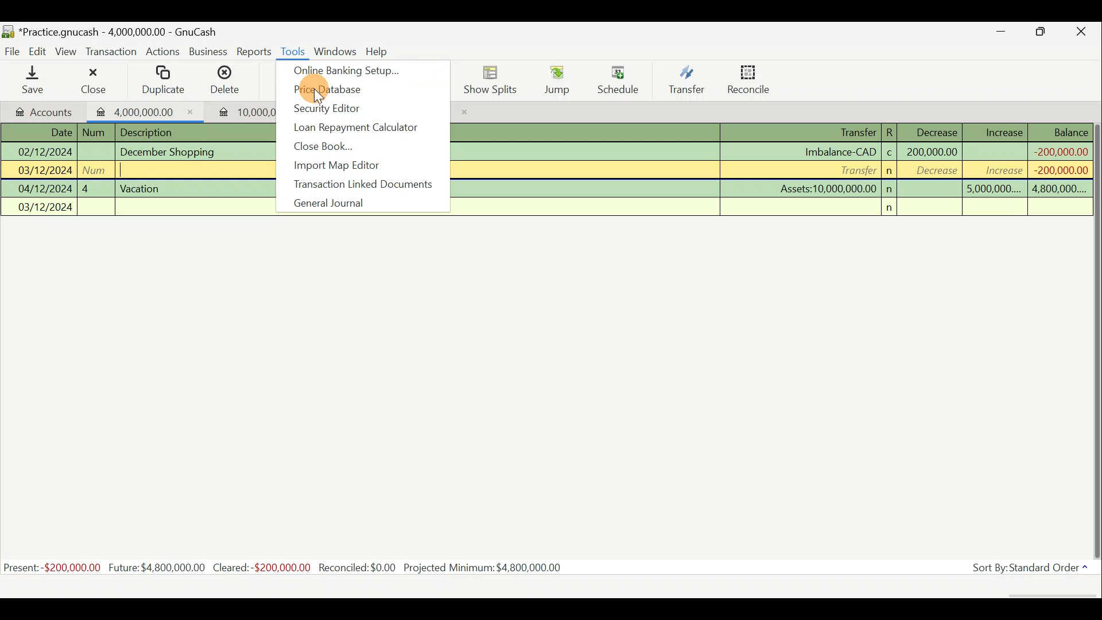  What do you see at coordinates (381, 53) in the screenshot?
I see `Help` at bounding box center [381, 53].